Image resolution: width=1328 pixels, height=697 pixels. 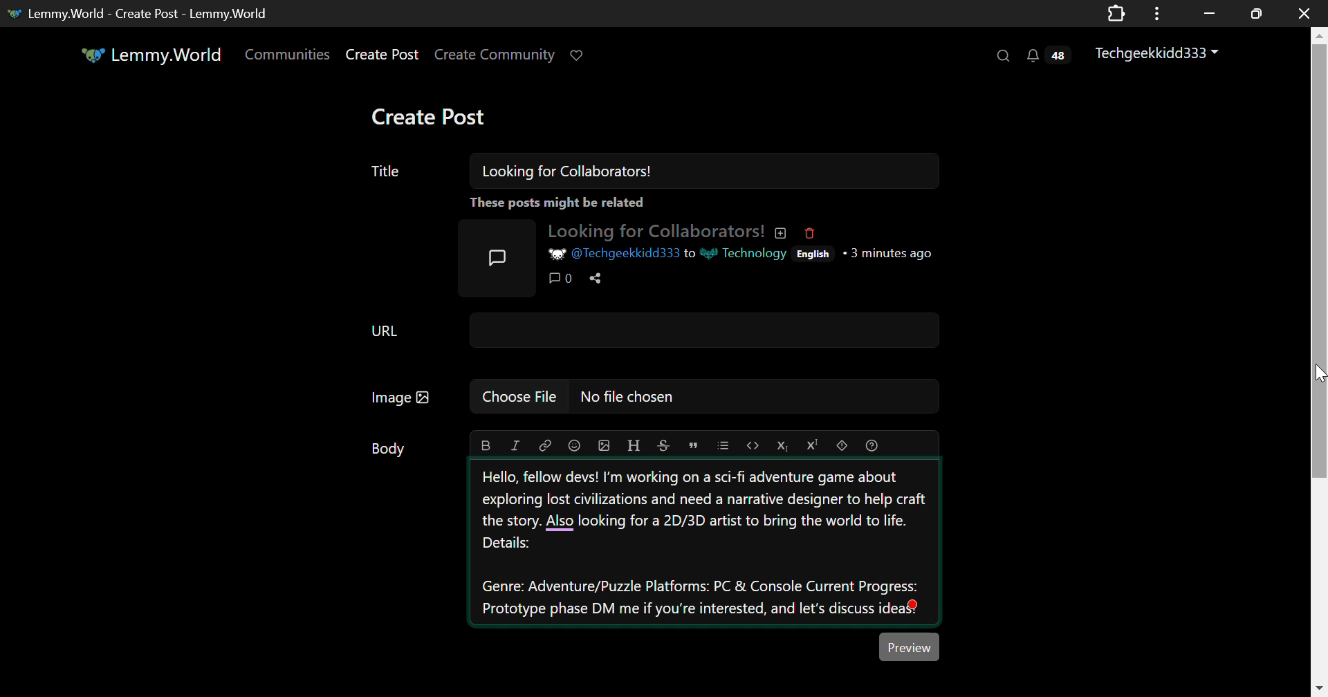 I want to click on formatting help, so click(x=871, y=446).